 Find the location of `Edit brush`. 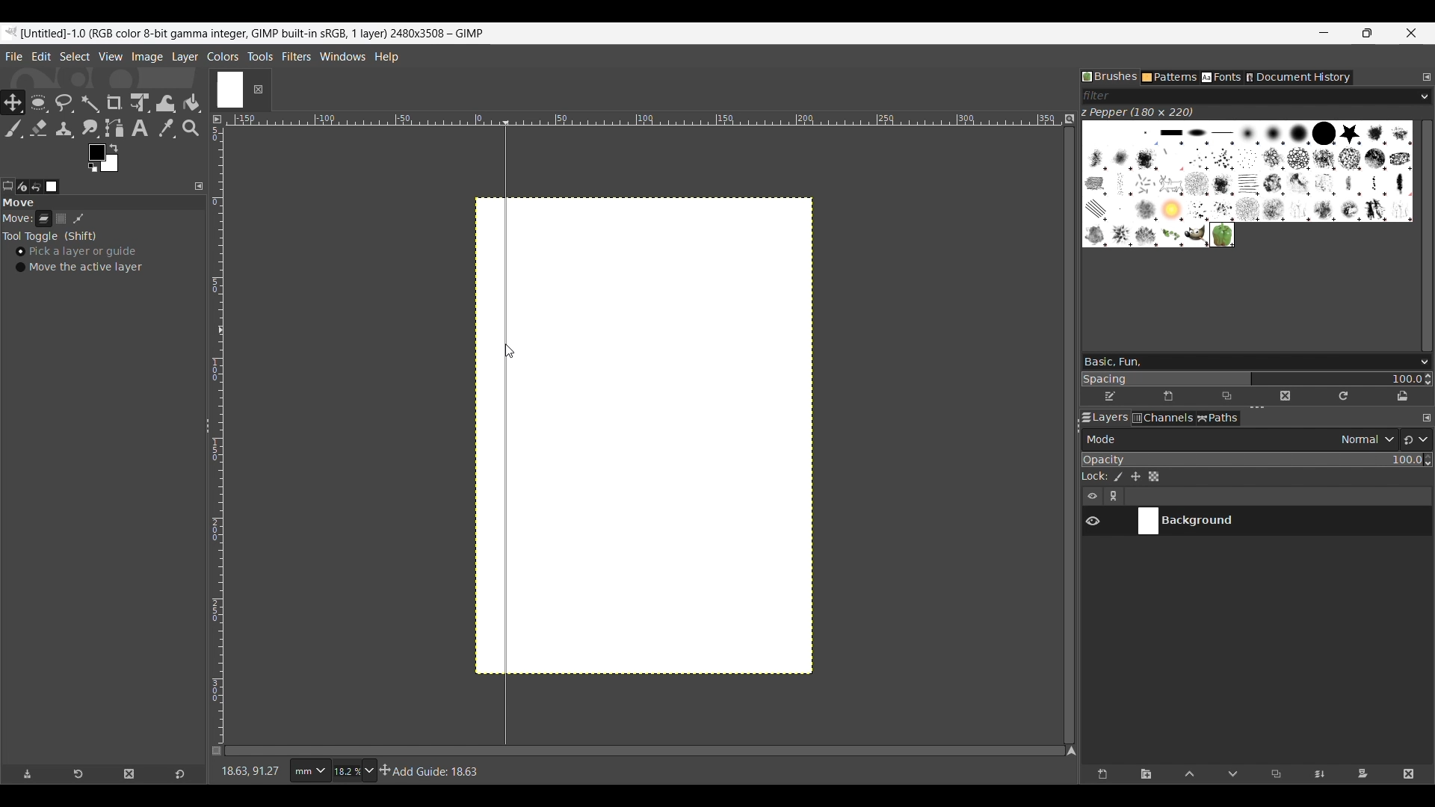

Edit brush is located at coordinates (1111, 394).